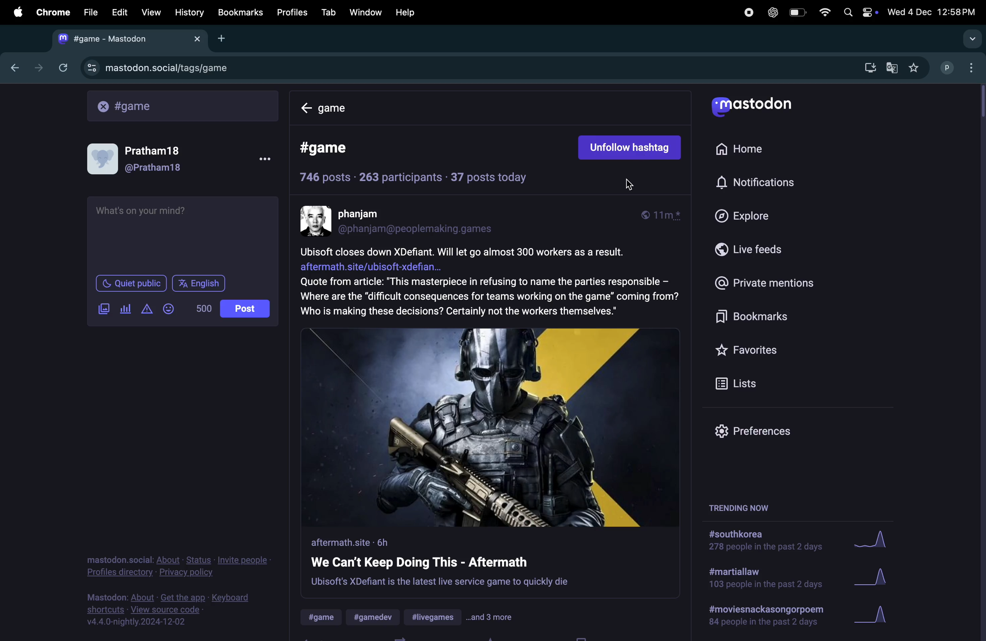  What do you see at coordinates (131, 39) in the screenshot?
I see `mastodon tab` at bounding box center [131, 39].